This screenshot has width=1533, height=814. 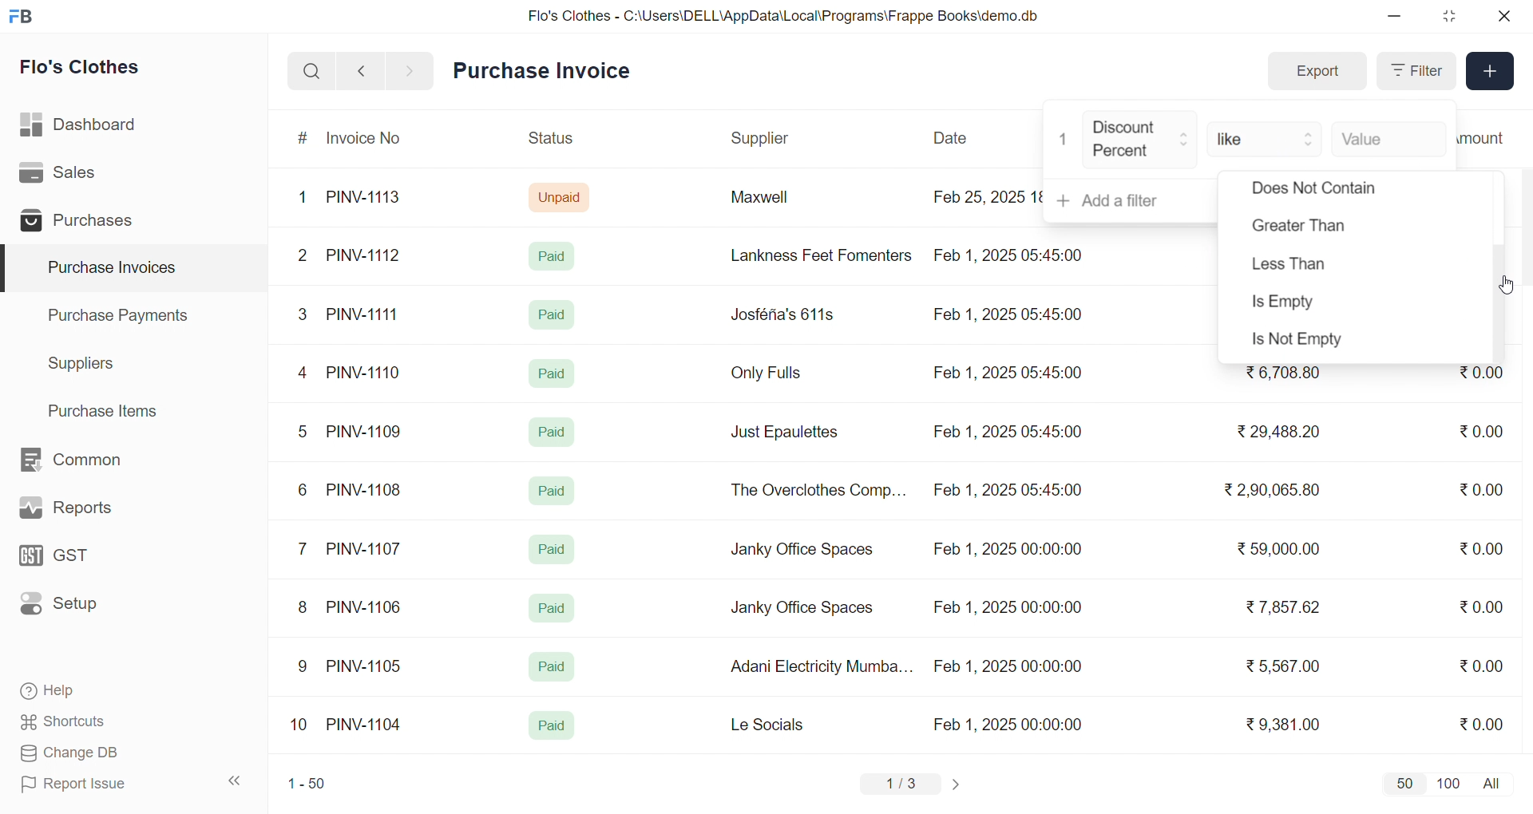 What do you see at coordinates (547, 71) in the screenshot?
I see `Purchase Invoice` at bounding box center [547, 71].